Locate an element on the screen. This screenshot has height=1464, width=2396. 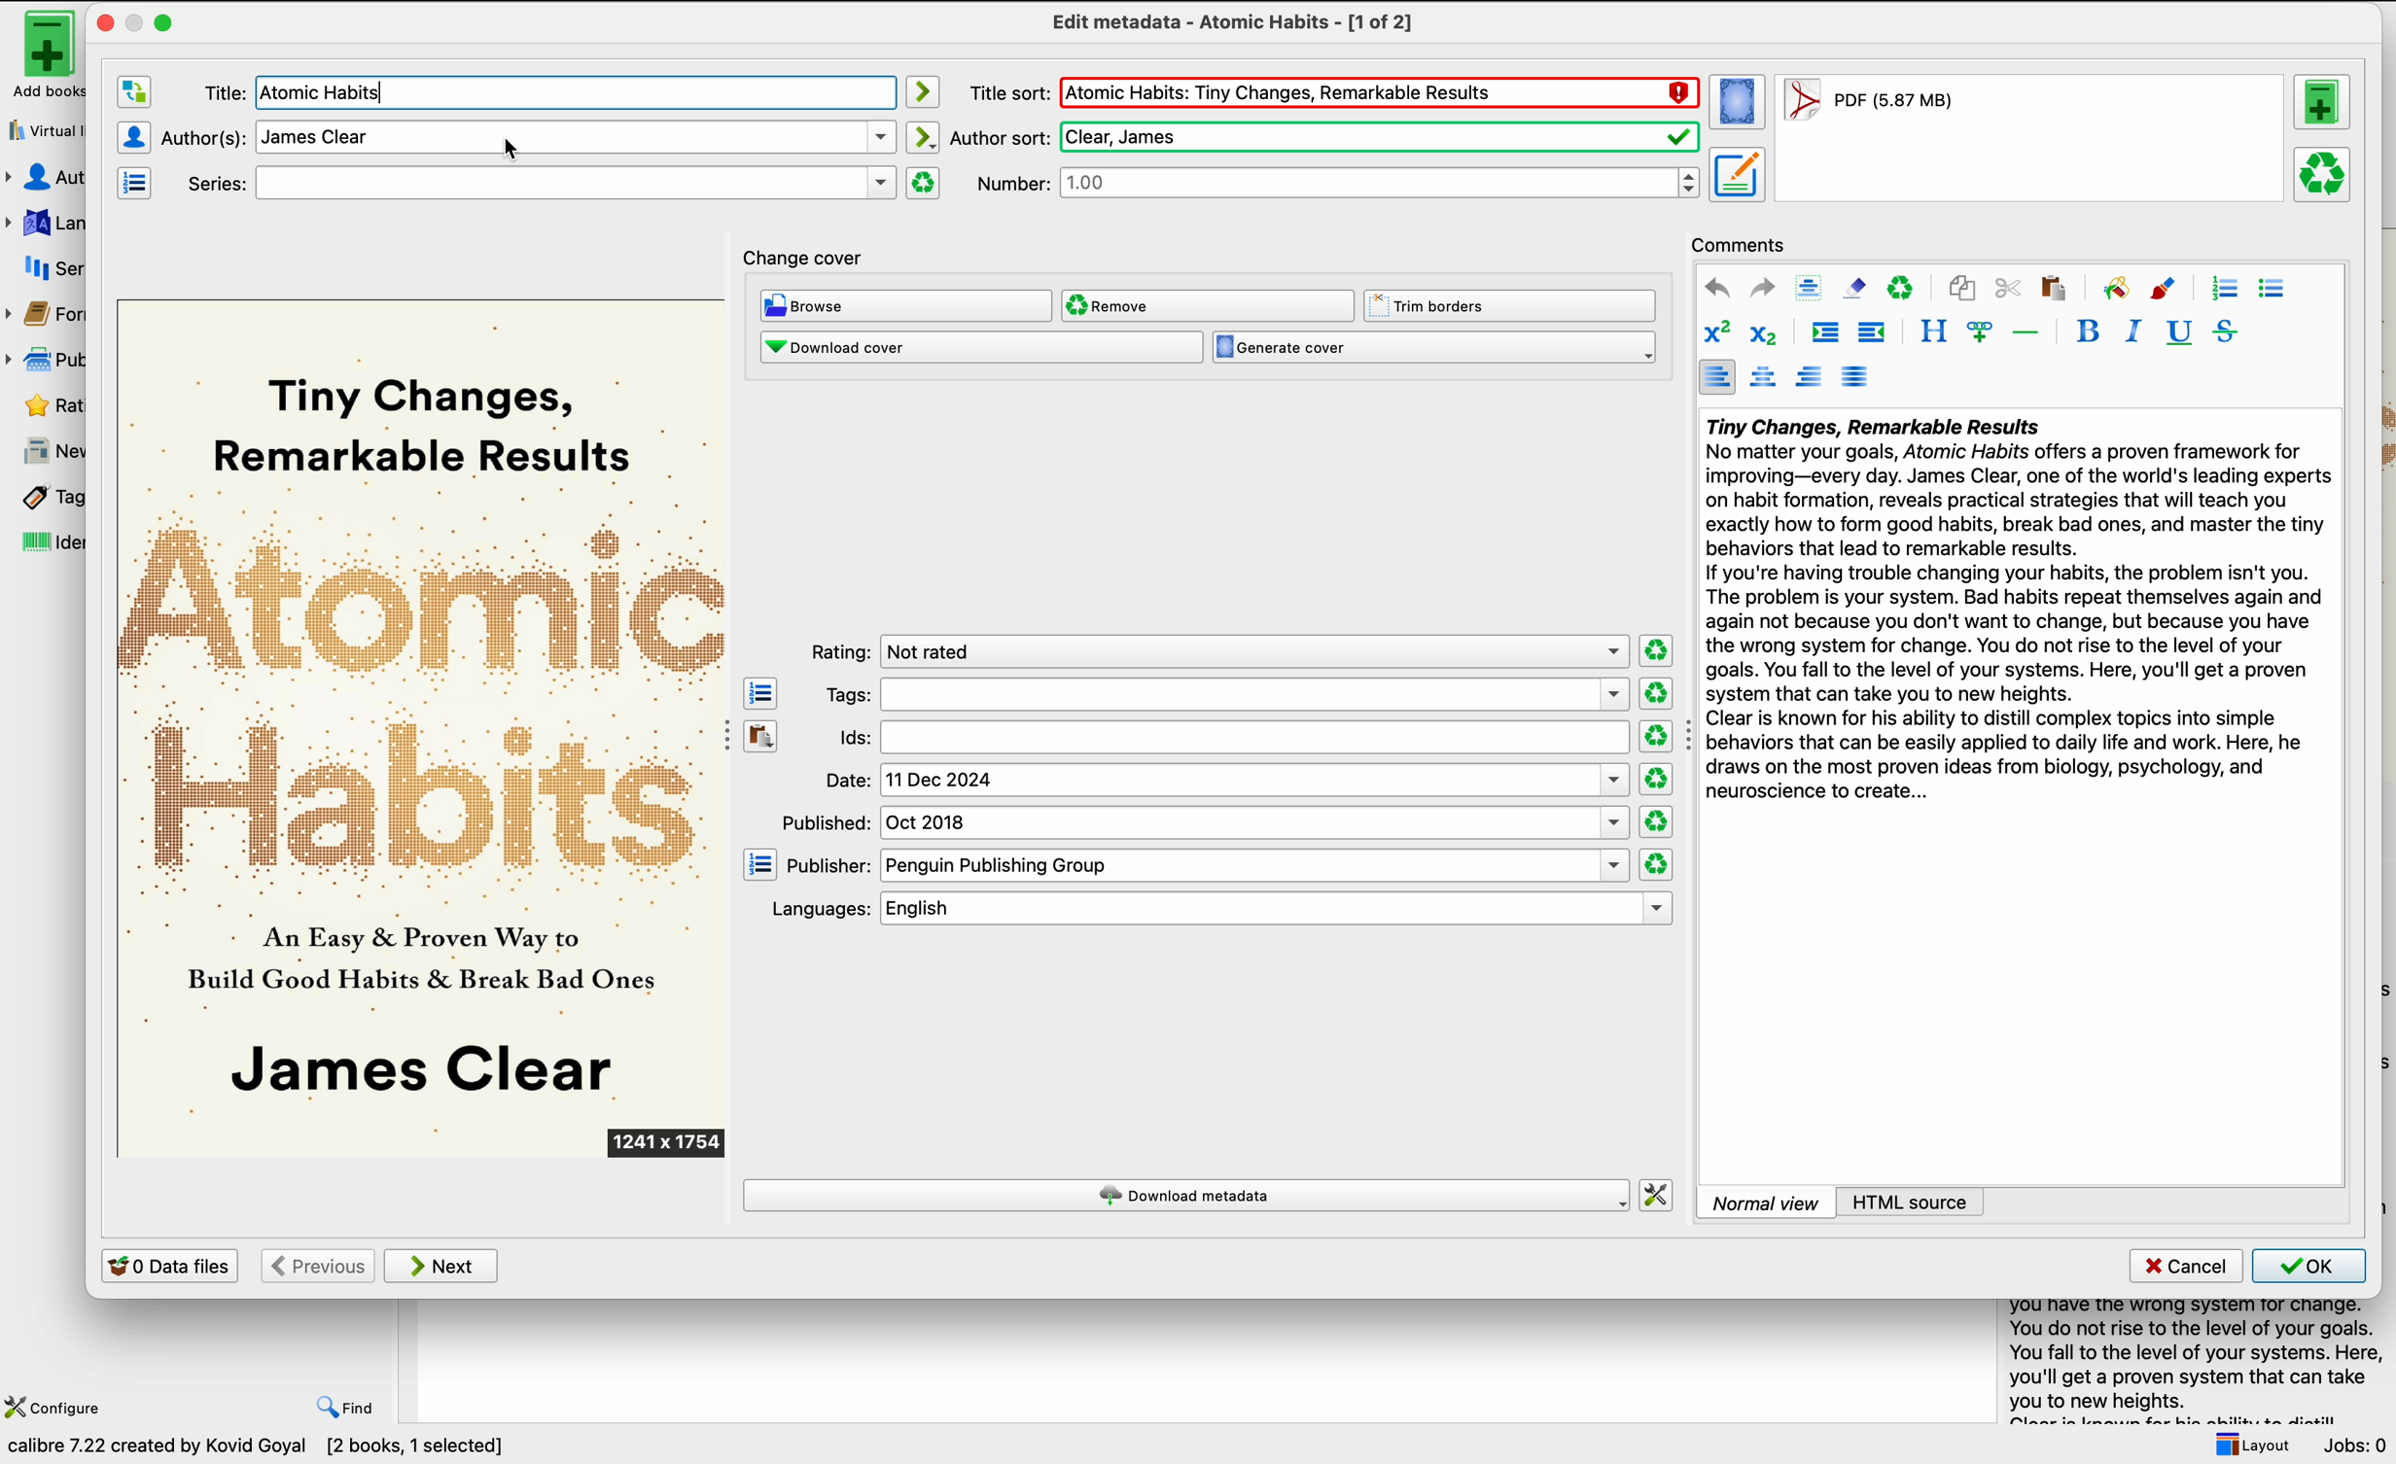
find is located at coordinates (347, 1410).